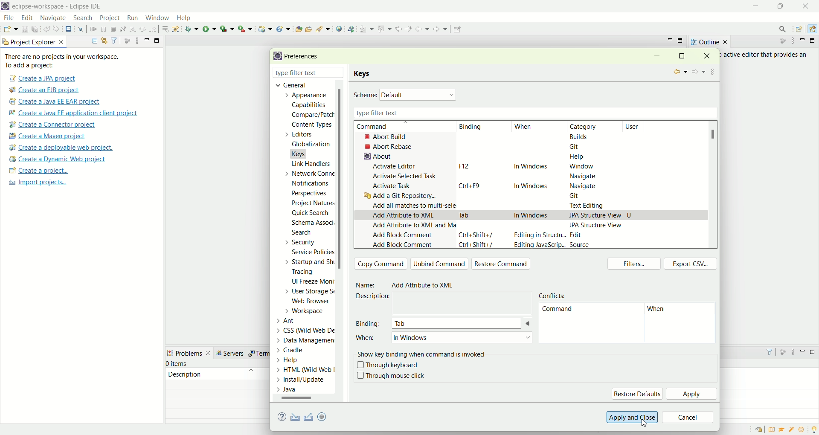 This screenshot has width=819, height=435. What do you see at coordinates (312, 114) in the screenshot?
I see `compare` at bounding box center [312, 114].